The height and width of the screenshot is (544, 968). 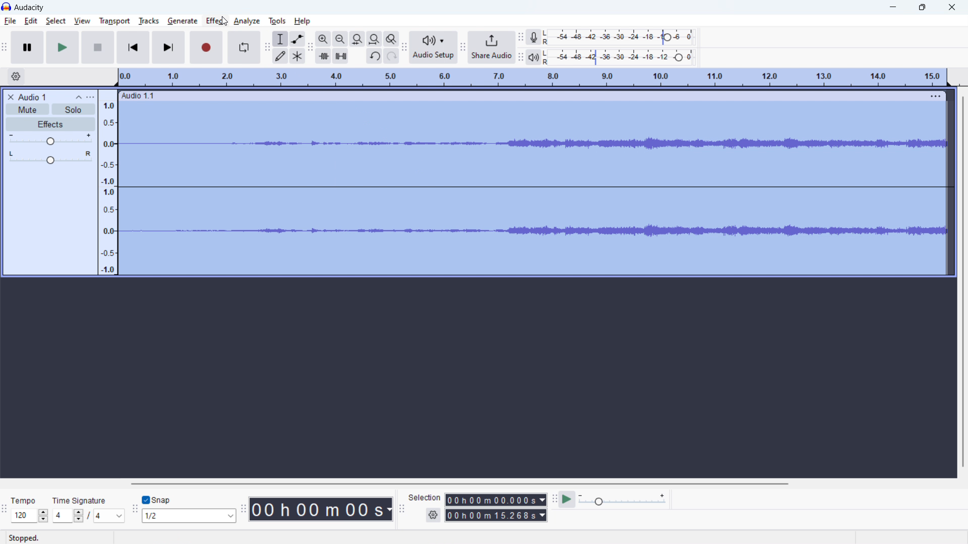 What do you see at coordinates (98, 47) in the screenshot?
I see `stop` at bounding box center [98, 47].